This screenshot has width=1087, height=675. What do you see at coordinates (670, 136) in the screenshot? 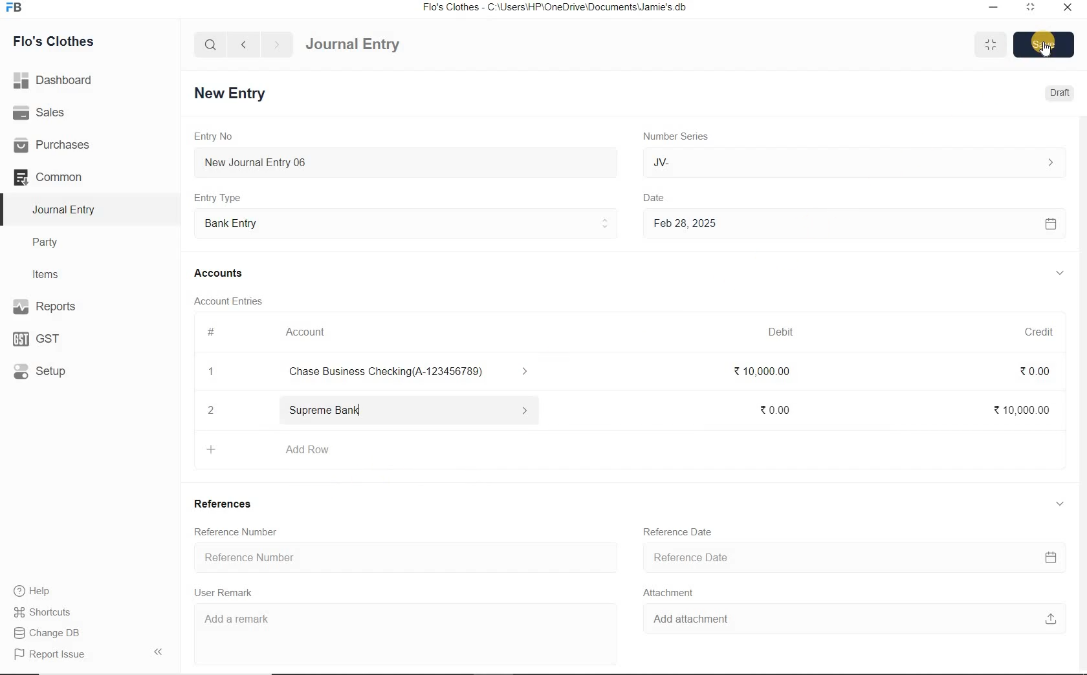
I see `Number Series` at bounding box center [670, 136].